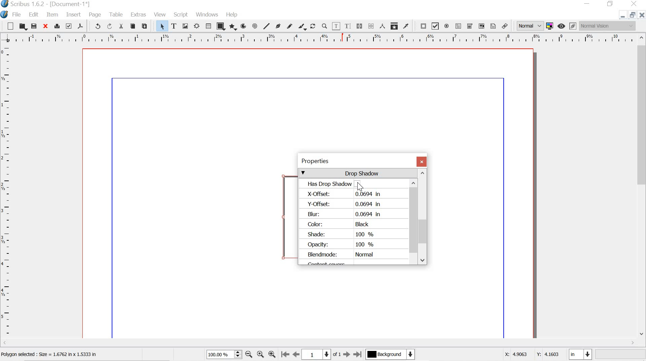 Image resolution: width=646 pixels, height=361 pixels. I want to click on Blur: 0.0694 in, so click(345, 213).